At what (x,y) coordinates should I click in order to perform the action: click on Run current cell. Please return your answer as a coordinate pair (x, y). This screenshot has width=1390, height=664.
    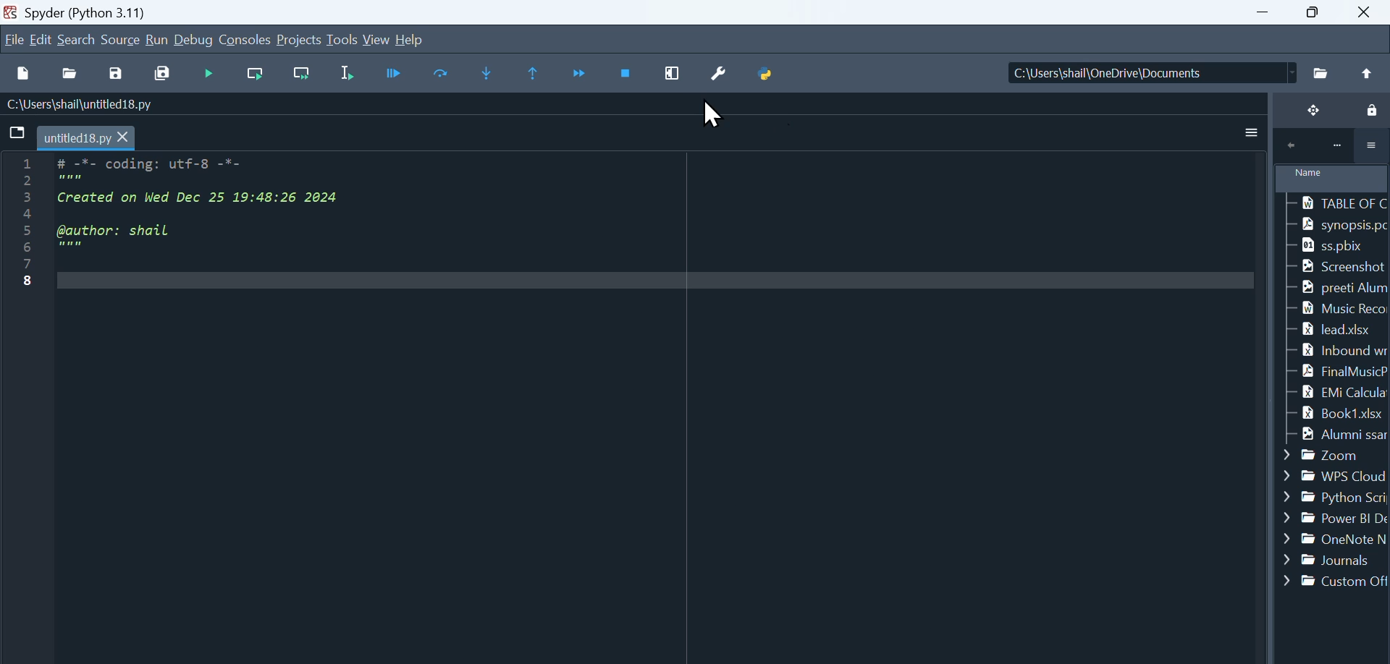
    Looking at the image, I should click on (253, 75).